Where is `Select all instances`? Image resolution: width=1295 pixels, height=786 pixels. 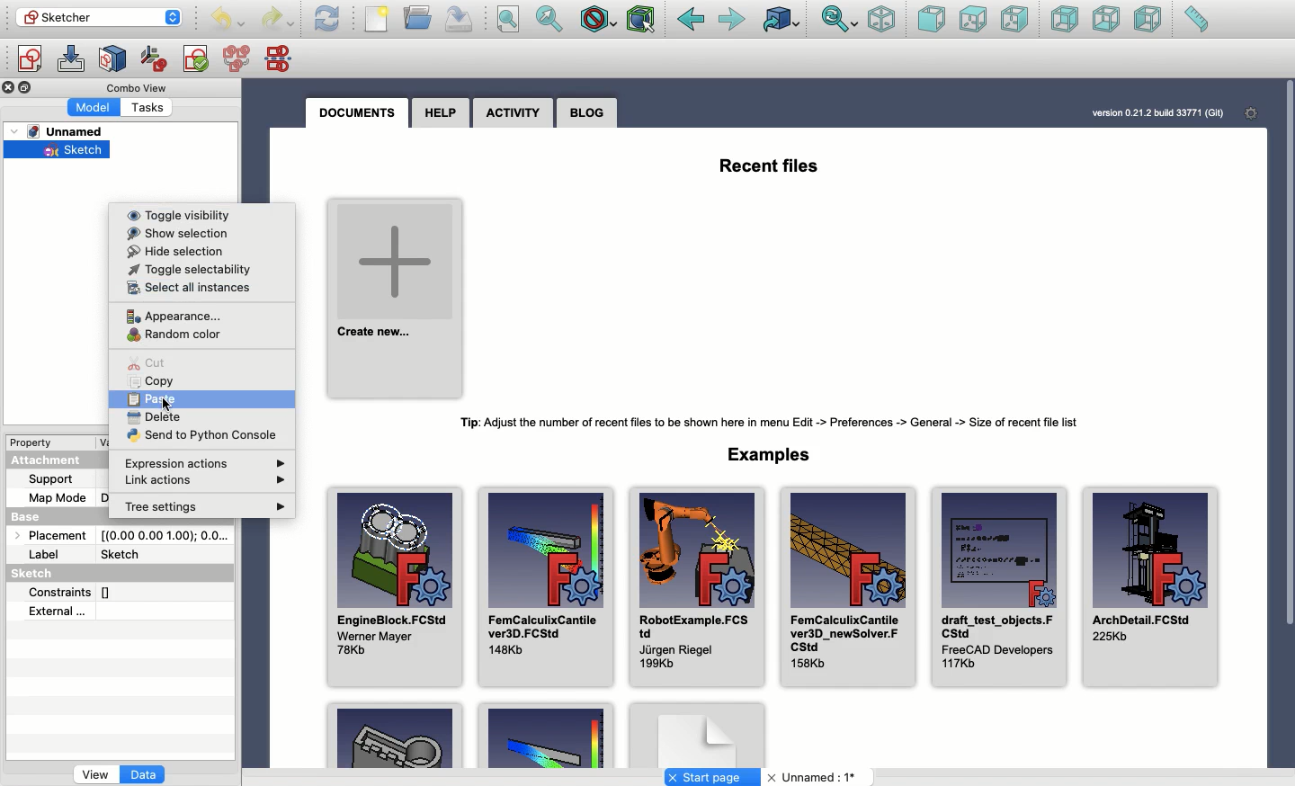 Select all instances is located at coordinates (185, 288).